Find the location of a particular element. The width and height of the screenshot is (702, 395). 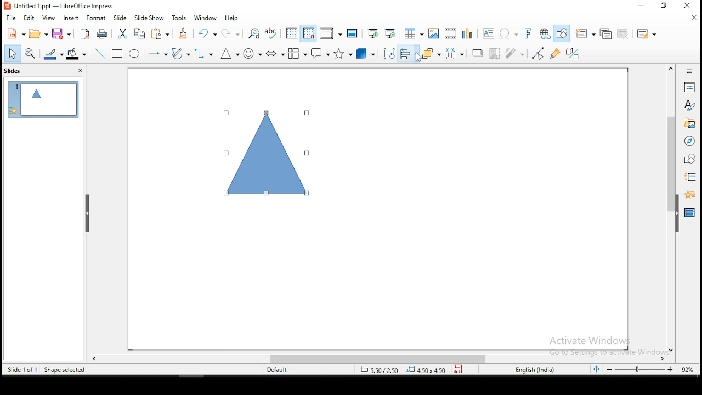

cut is located at coordinates (123, 34).